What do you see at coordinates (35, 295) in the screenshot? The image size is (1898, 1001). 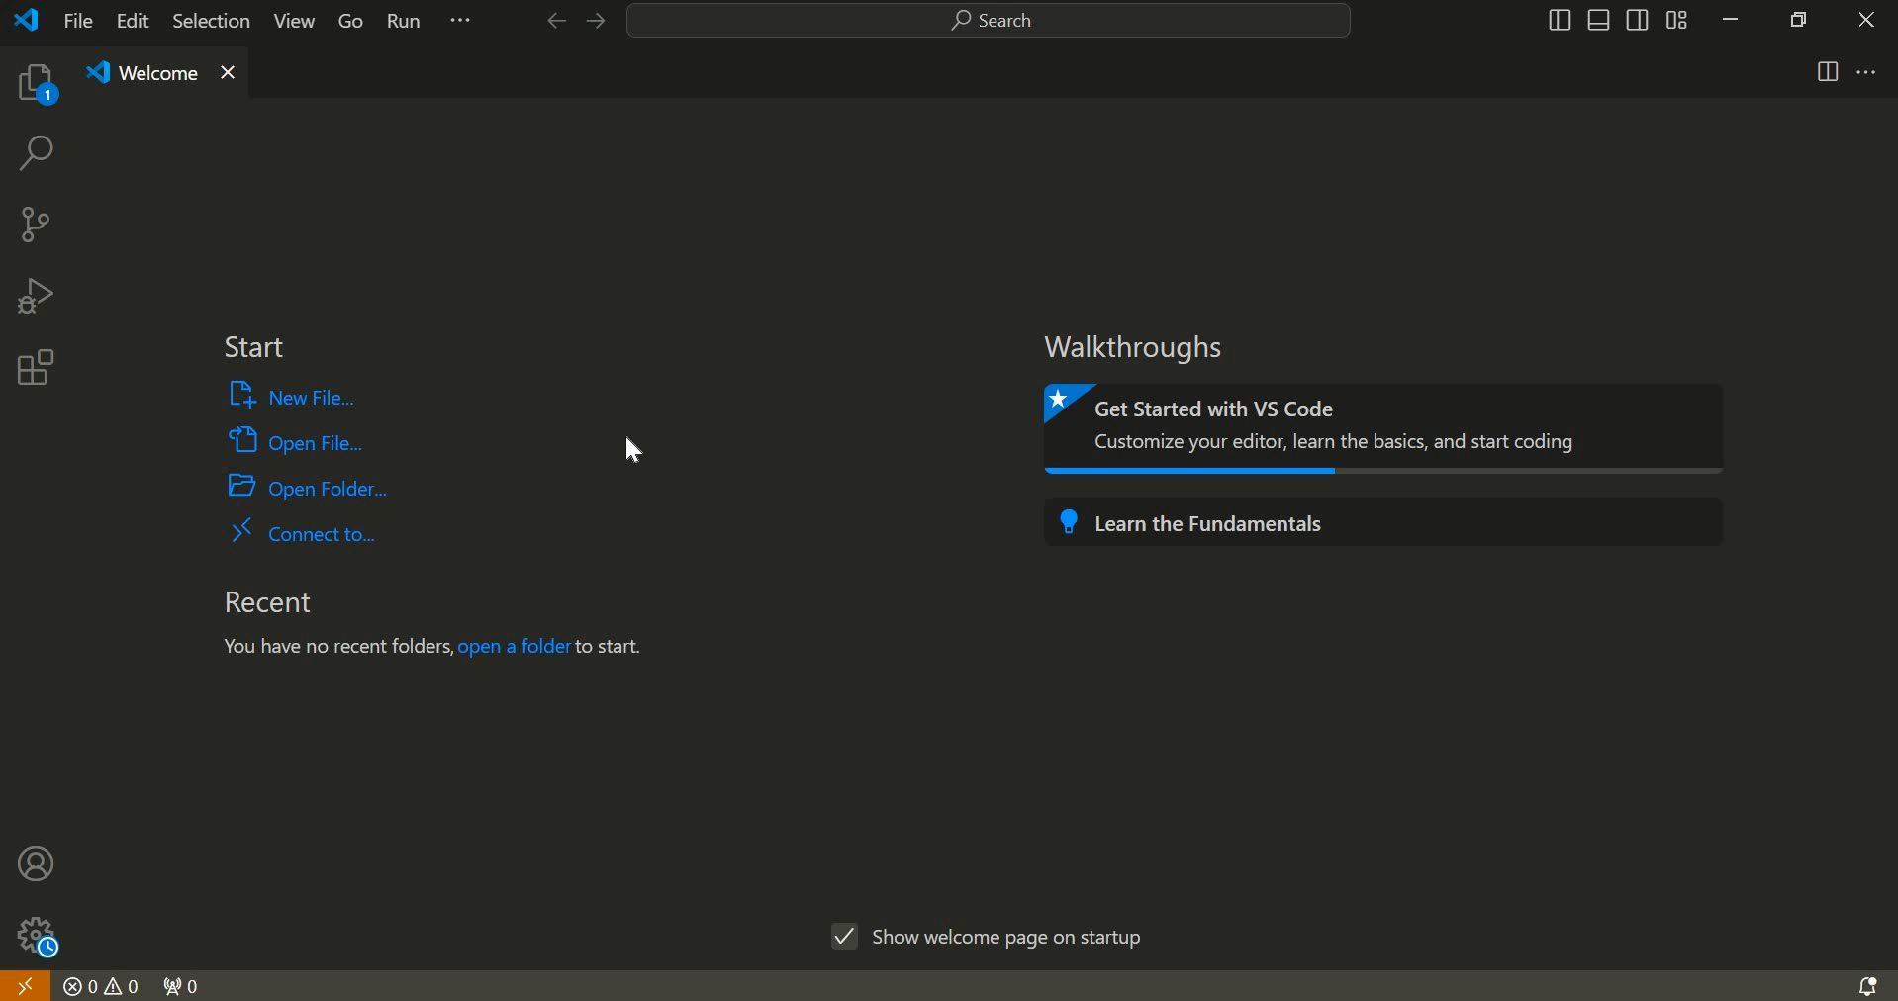 I see `run and debug` at bounding box center [35, 295].